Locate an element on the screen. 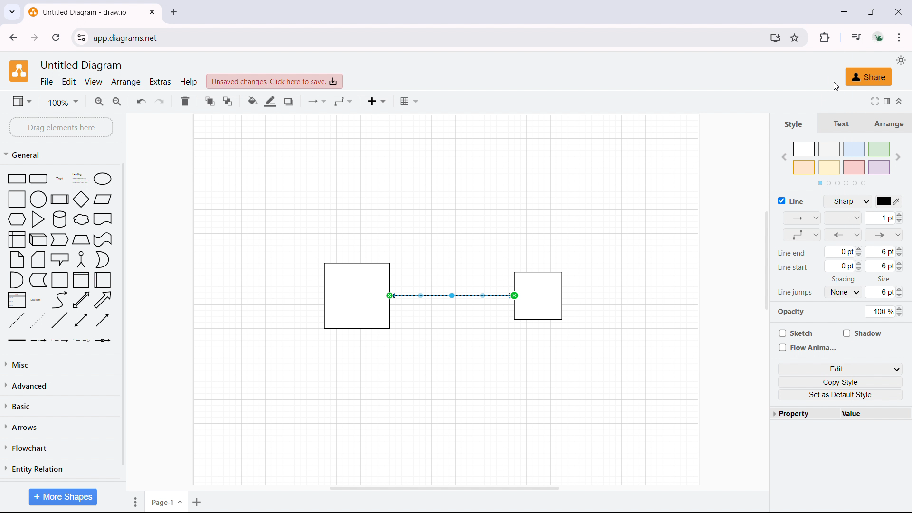 The image size is (912, 513). fullscreen is located at coordinates (873, 101).